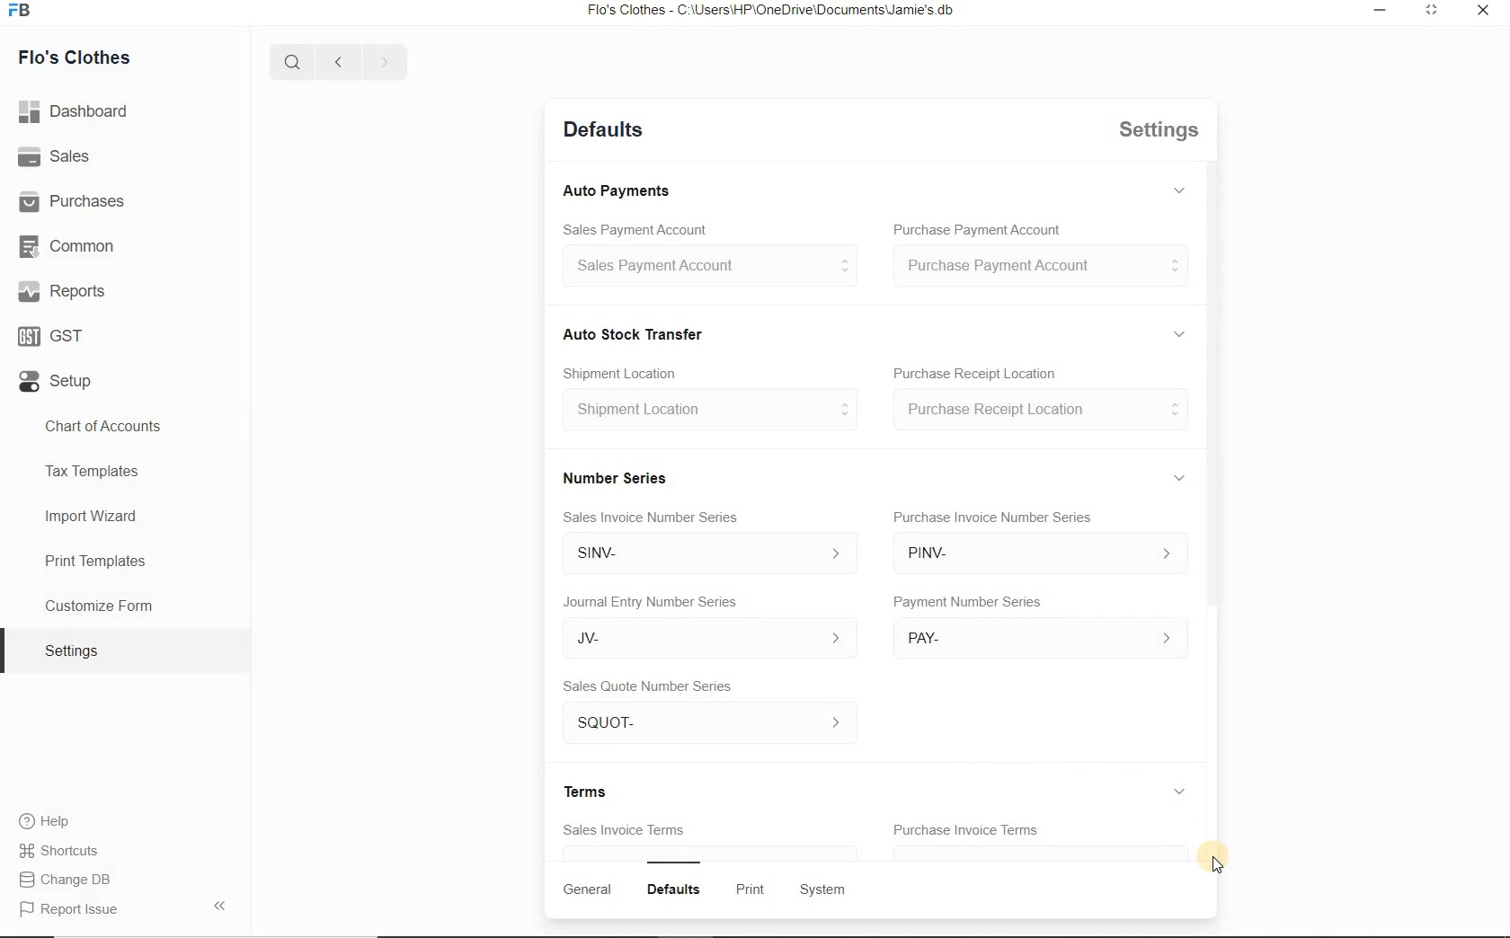 The width and height of the screenshot is (1510, 938). Describe the element at coordinates (824, 890) in the screenshot. I see `System` at that location.